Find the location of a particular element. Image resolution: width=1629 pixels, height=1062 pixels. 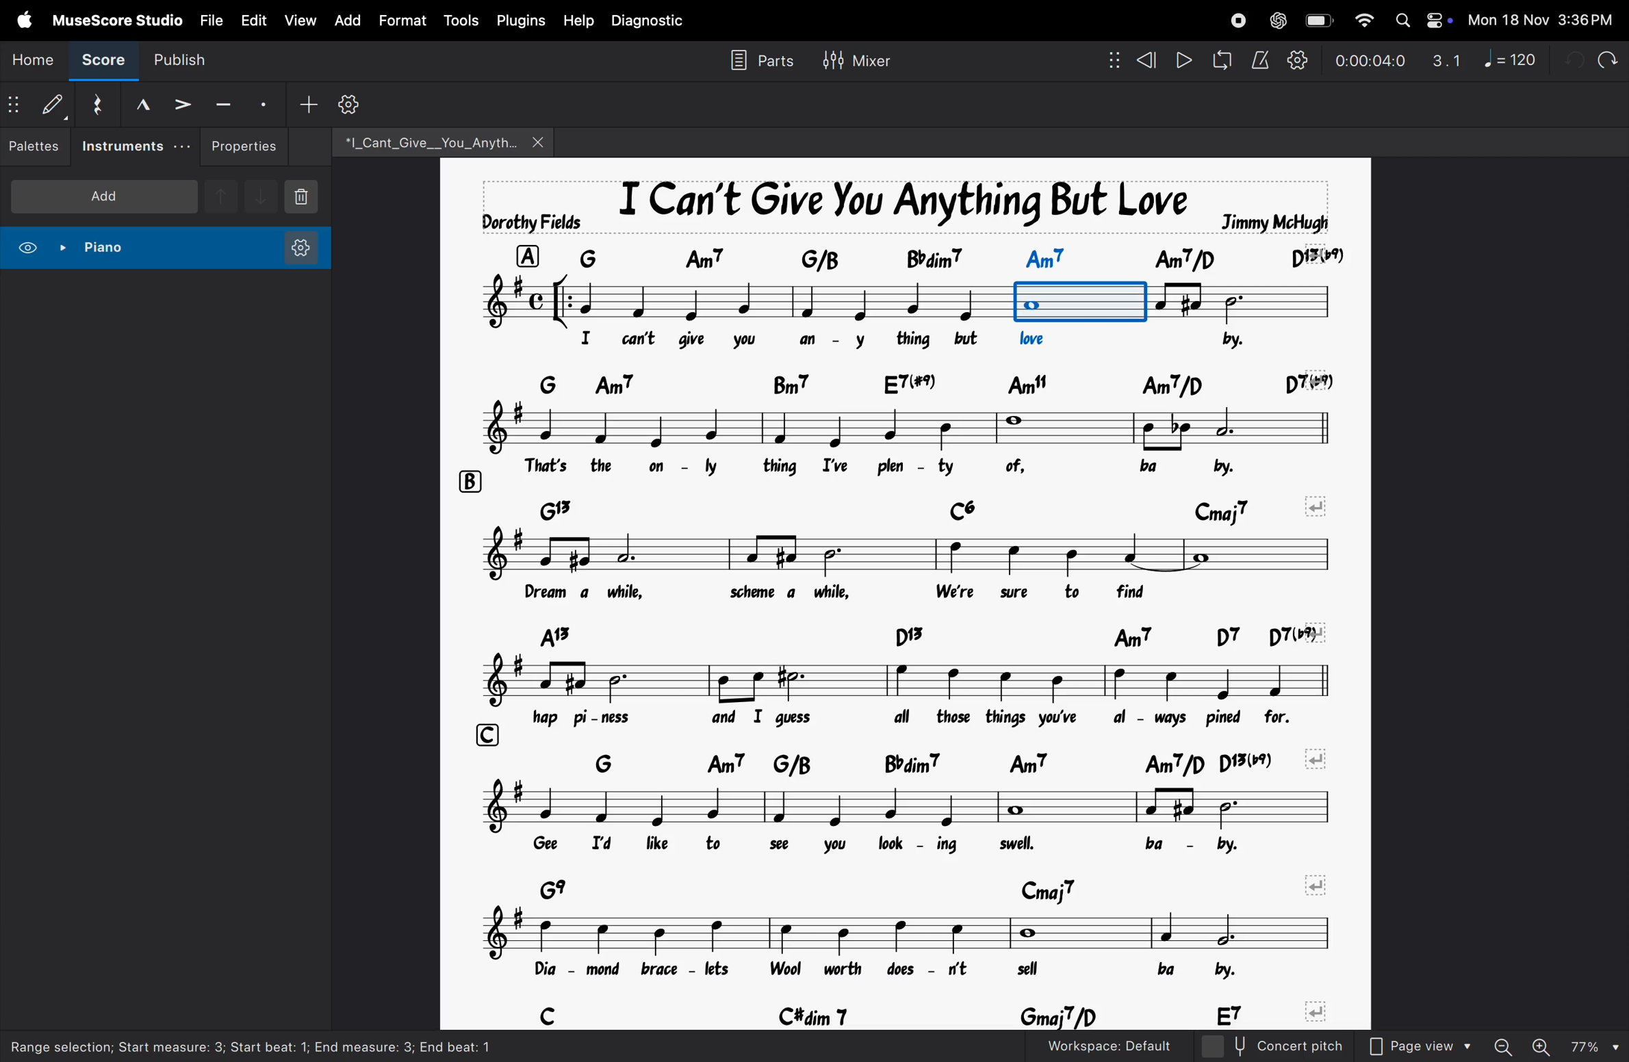

play is located at coordinates (1184, 60).